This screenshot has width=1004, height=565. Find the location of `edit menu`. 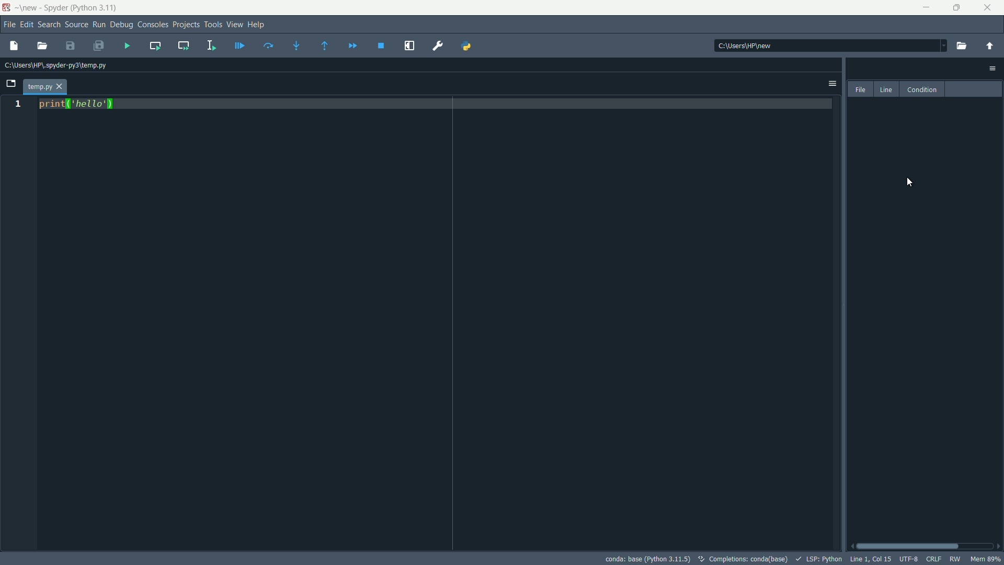

edit menu is located at coordinates (27, 25).